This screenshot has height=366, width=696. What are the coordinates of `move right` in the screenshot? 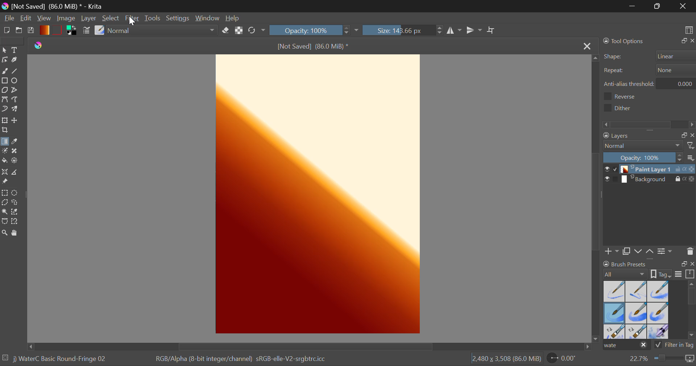 It's located at (587, 346).